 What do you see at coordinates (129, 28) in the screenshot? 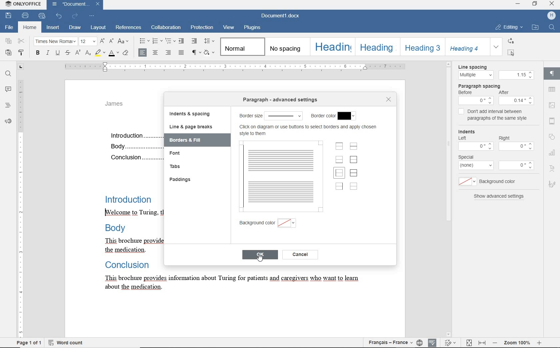
I see `referenes` at bounding box center [129, 28].